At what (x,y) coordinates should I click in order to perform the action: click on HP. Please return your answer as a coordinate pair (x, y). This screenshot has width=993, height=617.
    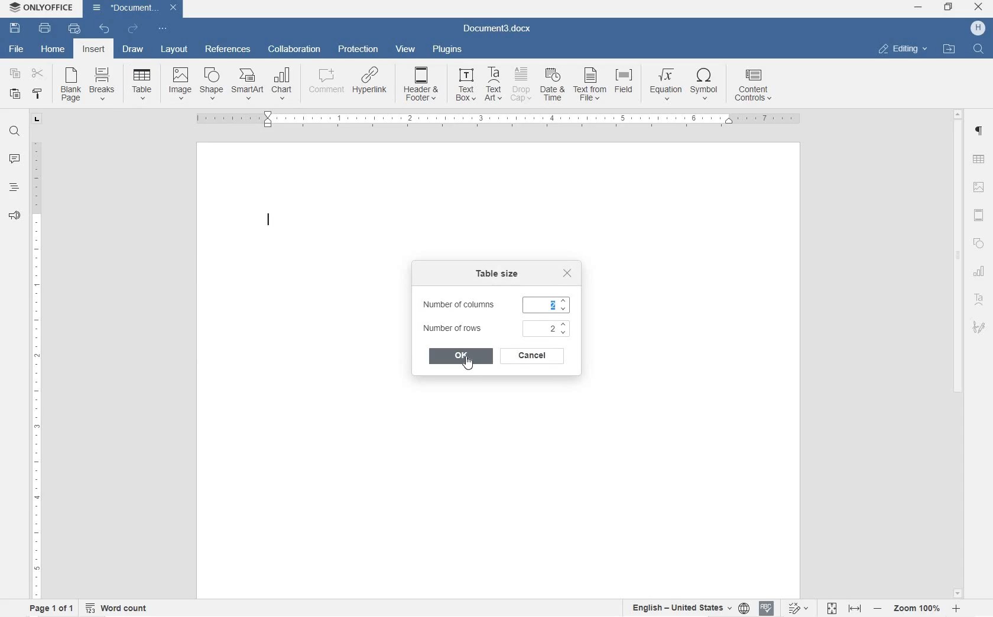
    Looking at the image, I should click on (978, 28).